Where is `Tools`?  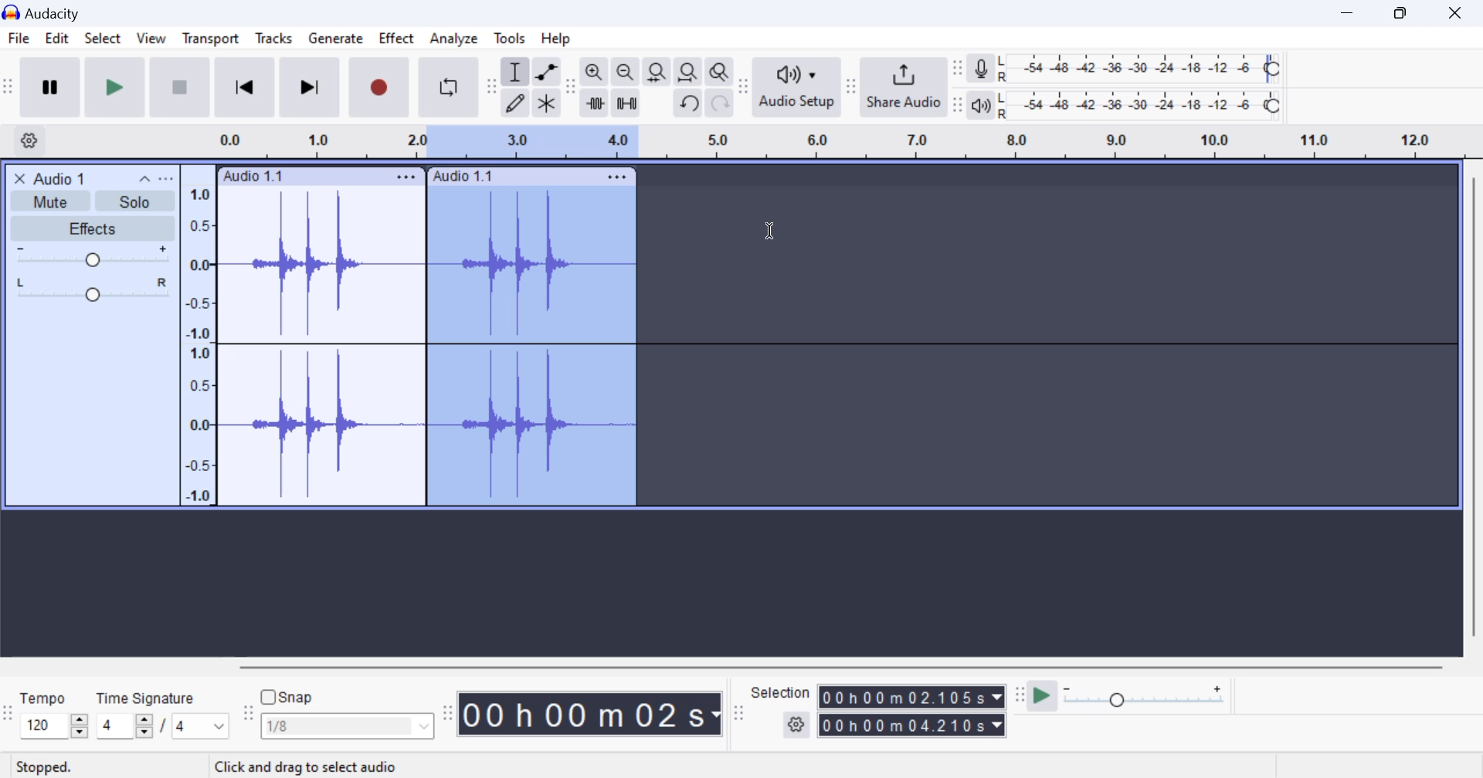
Tools is located at coordinates (511, 37).